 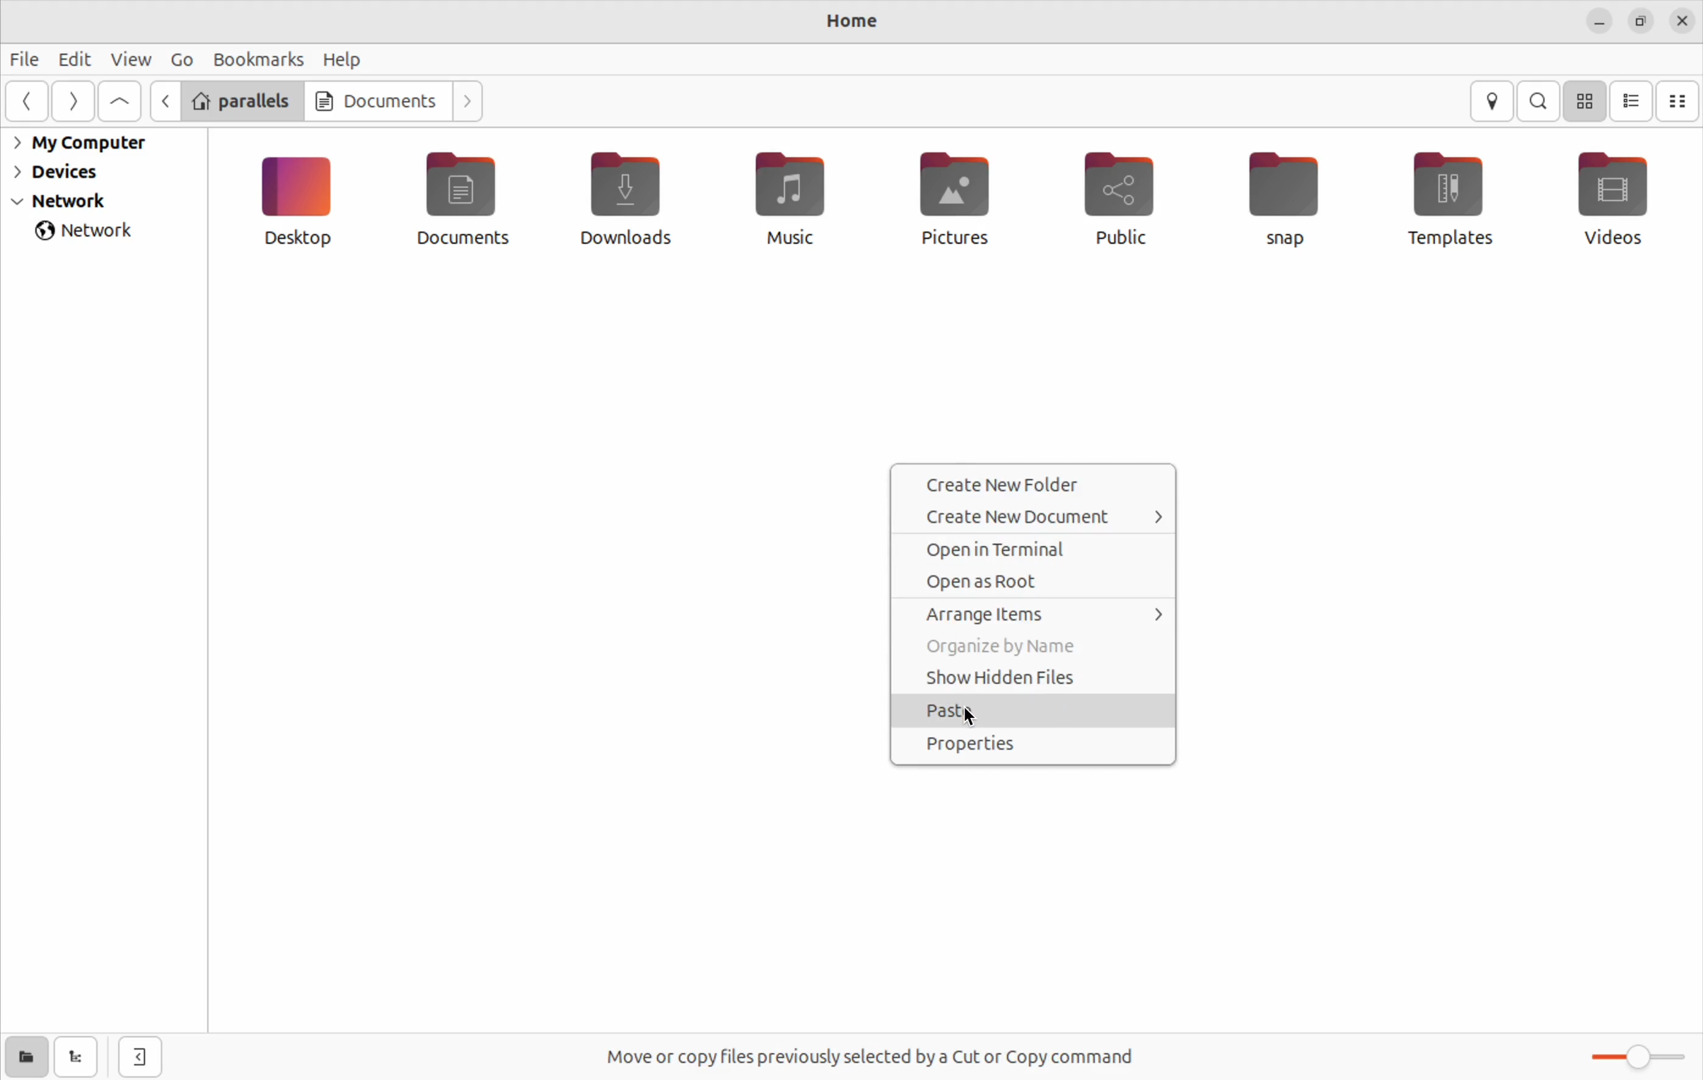 I want to click on open terminal, so click(x=1038, y=550).